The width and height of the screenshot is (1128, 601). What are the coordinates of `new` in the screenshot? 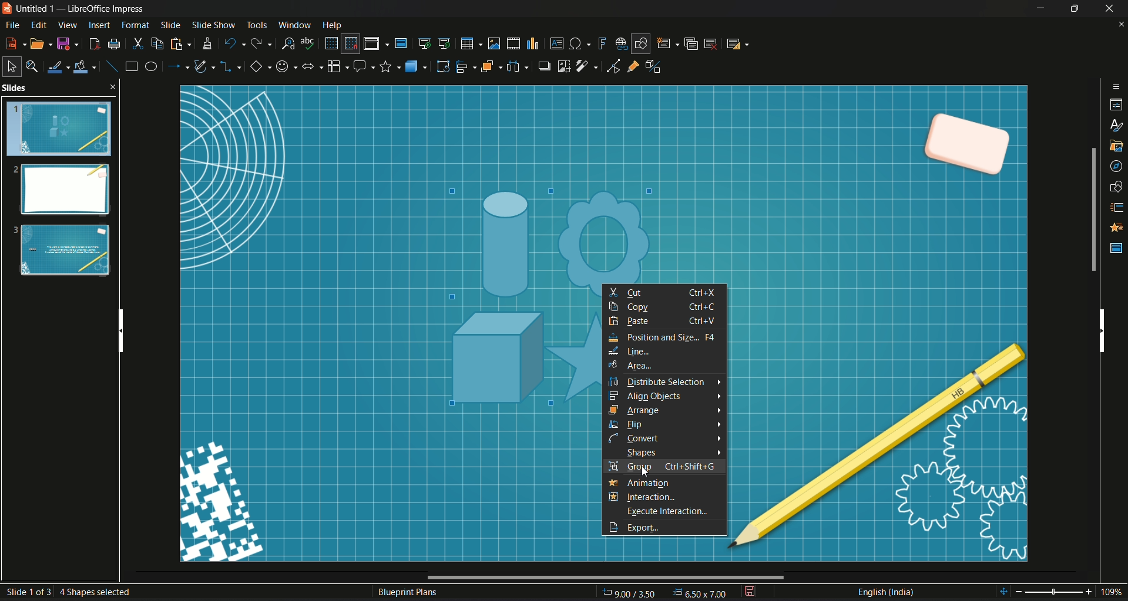 It's located at (15, 42).